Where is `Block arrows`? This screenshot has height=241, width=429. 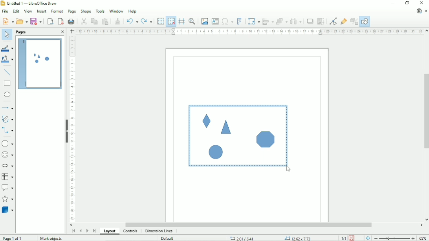 Block arrows is located at coordinates (8, 166).